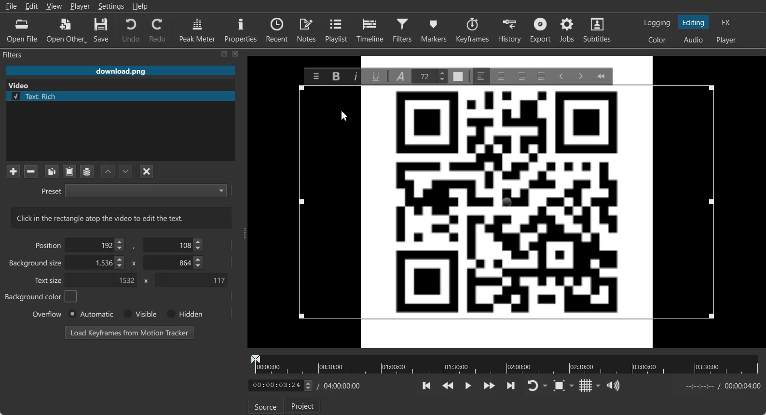  Describe the element at coordinates (561, 76) in the screenshot. I see `Decrease Indent` at that location.